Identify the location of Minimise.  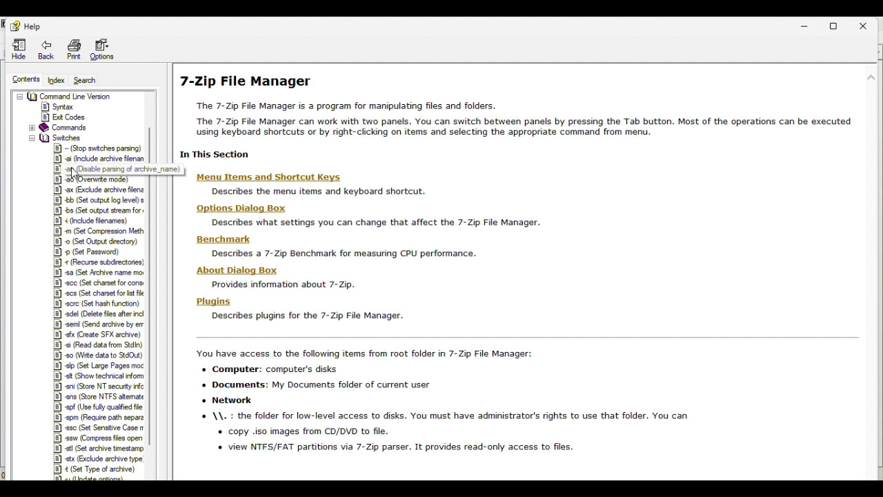
(810, 26).